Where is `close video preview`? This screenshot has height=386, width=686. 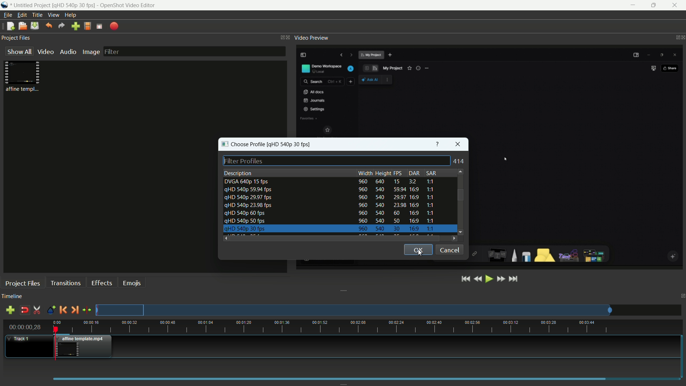
close video preview is located at coordinates (682, 38).